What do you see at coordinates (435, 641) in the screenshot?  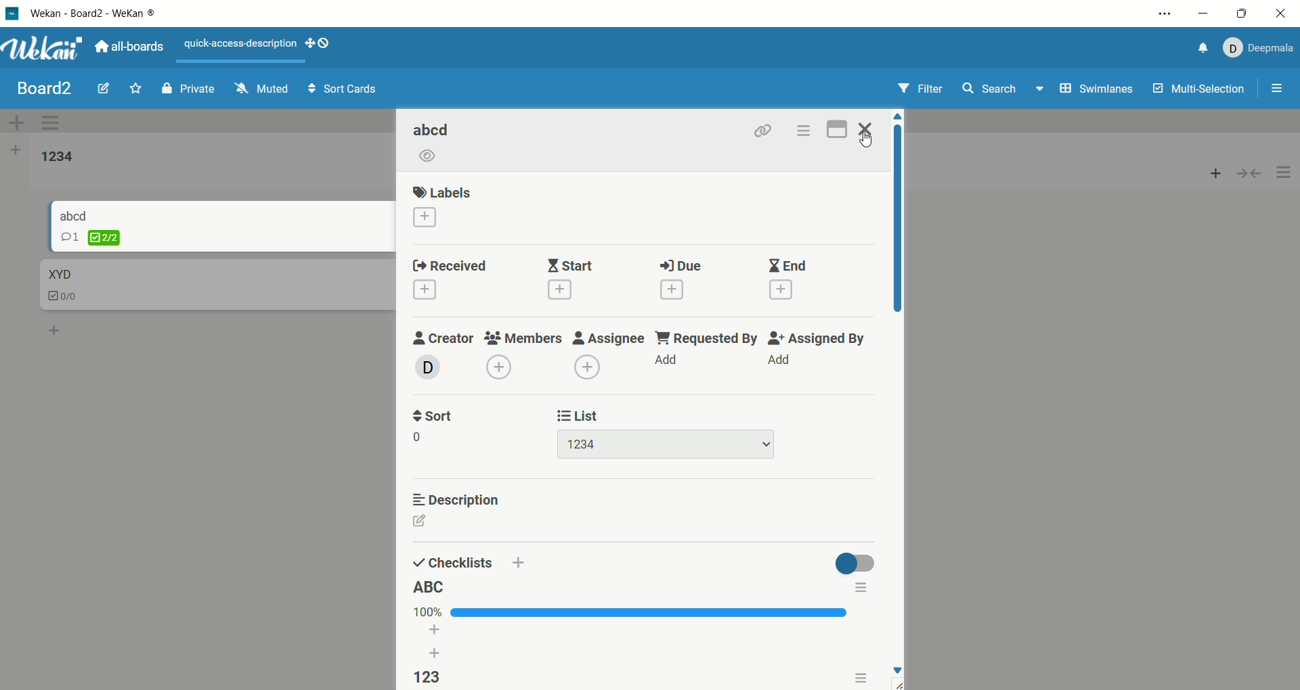 I see `add list` at bounding box center [435, 641].